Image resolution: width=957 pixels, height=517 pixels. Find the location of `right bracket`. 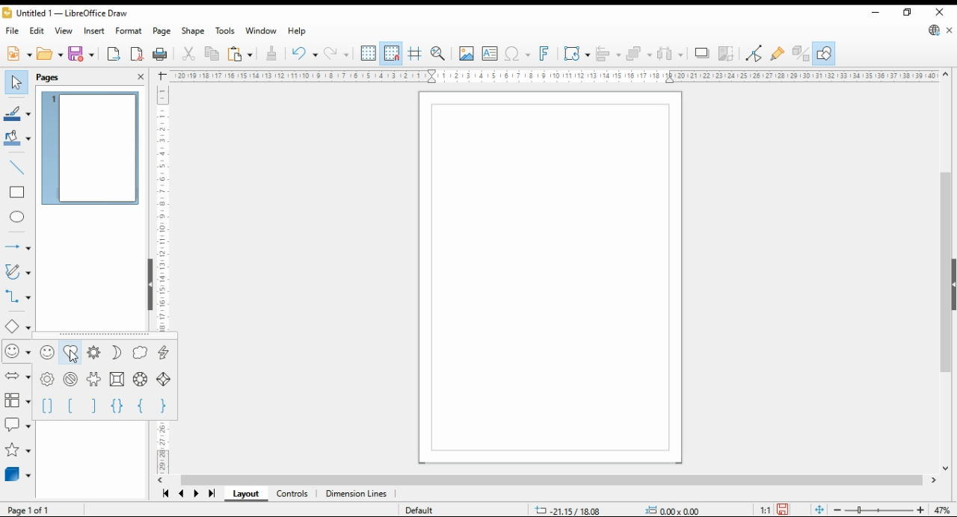

right bracket is located at coordinates (93, 406).